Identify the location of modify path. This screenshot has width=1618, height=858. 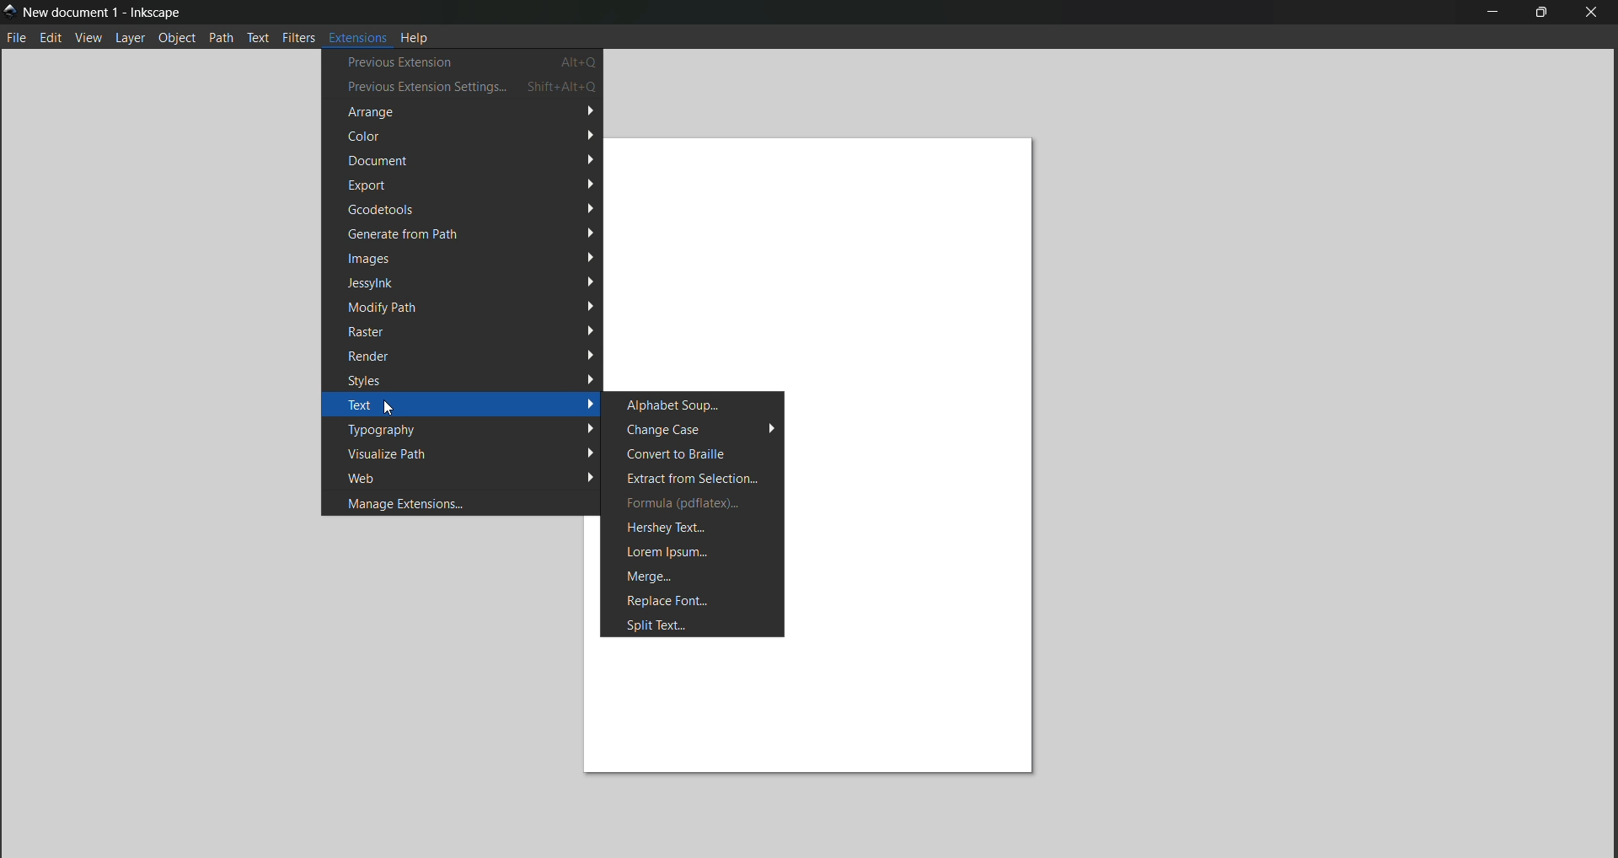
(469, 307).